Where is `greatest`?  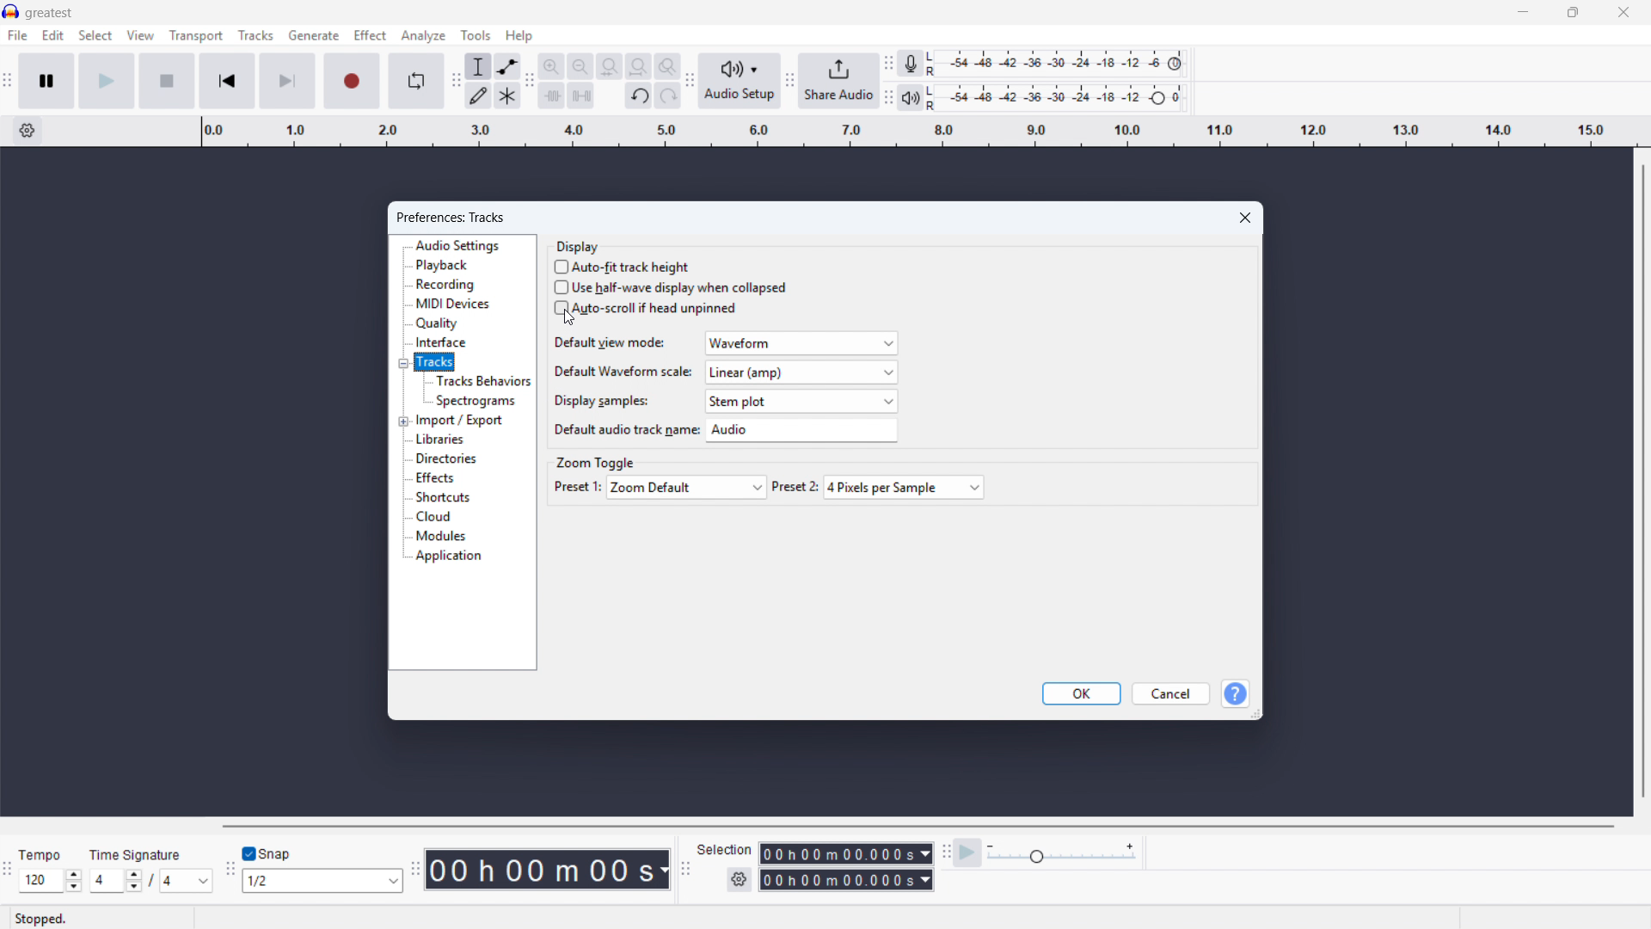 greatest is located at coordinates (50, 13).